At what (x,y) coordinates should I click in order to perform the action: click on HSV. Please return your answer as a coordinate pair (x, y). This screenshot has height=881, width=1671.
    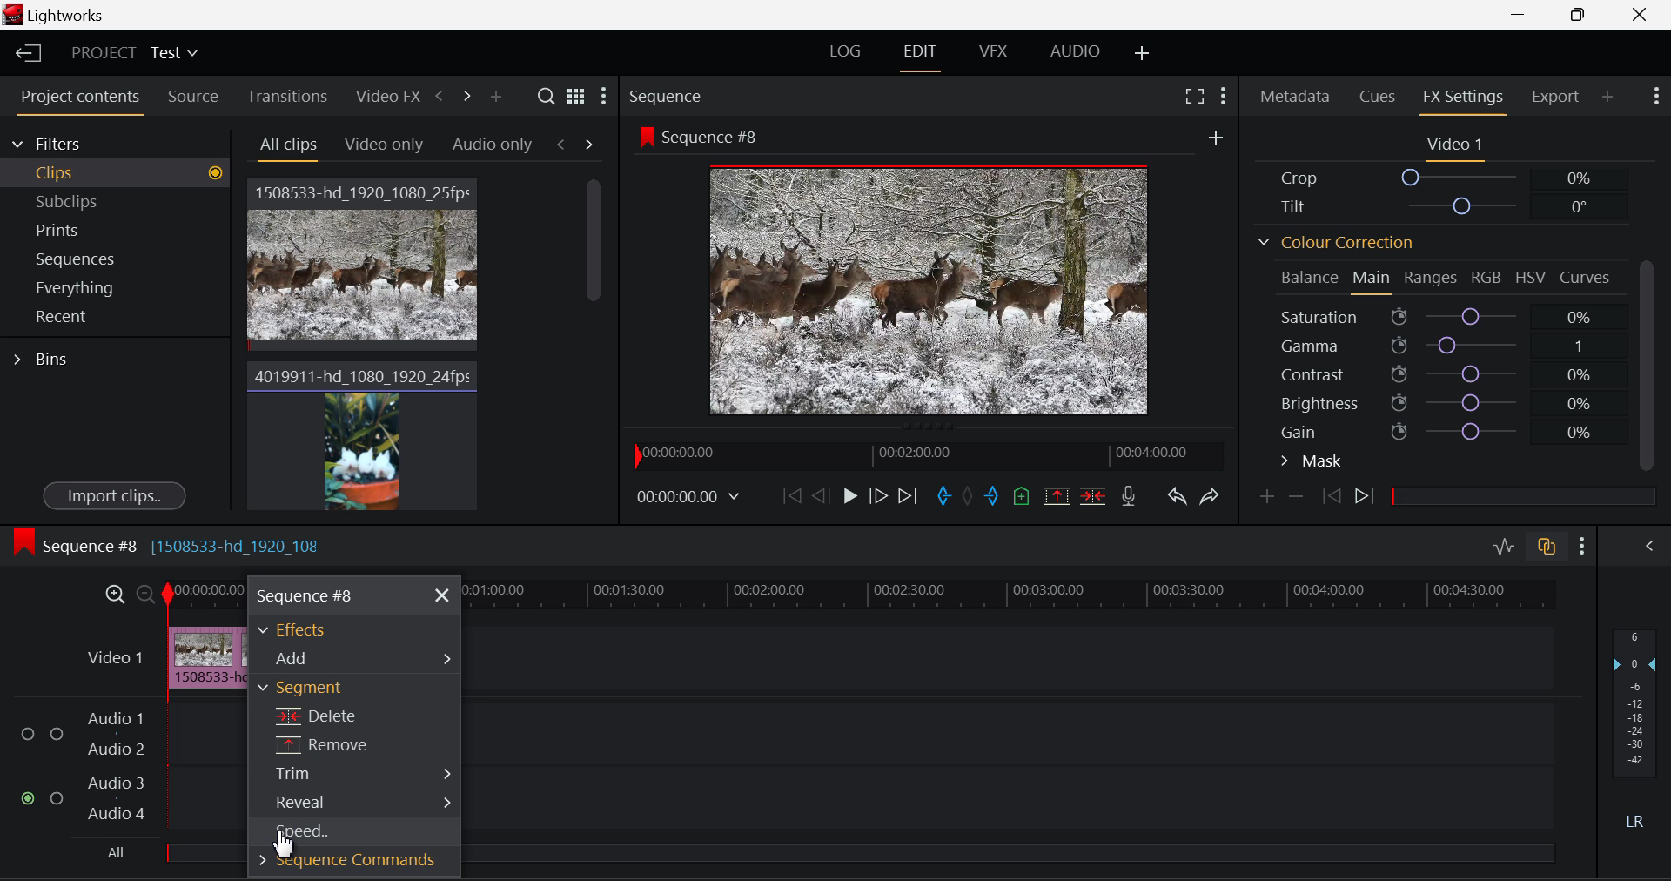
    Looking at the image, I should click on (1531, 279).